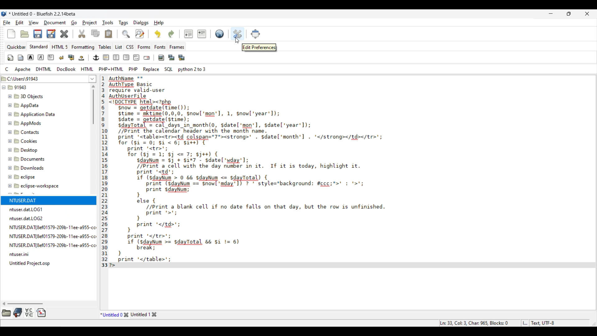 This screenshot has height=336, width=597. What do you see at coordinates (236, 42) in the screenshot?
I see `cursor` at bounding box center [236, 42].